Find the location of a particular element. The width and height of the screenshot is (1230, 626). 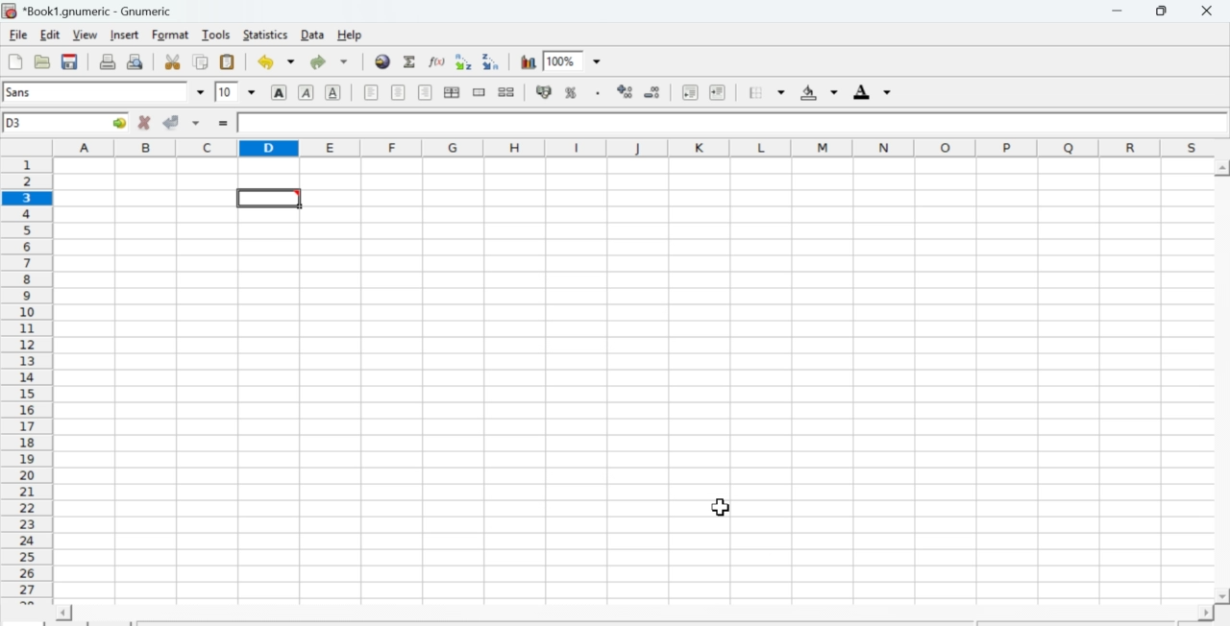

Create new workbook is located at coordinates (12, 62).